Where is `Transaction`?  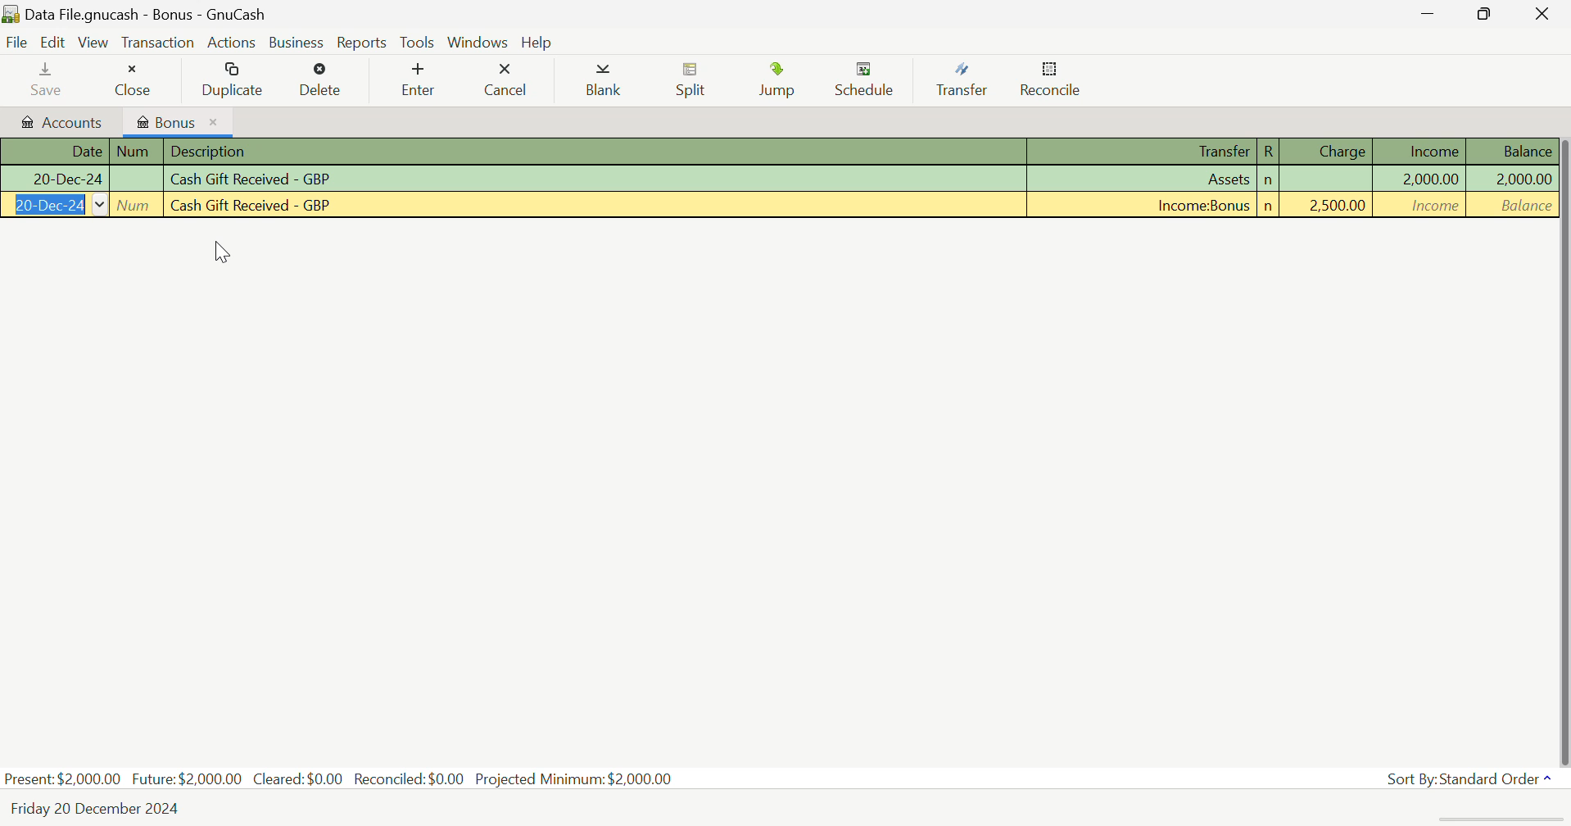
Transaction is located at coordinates (156, 41).